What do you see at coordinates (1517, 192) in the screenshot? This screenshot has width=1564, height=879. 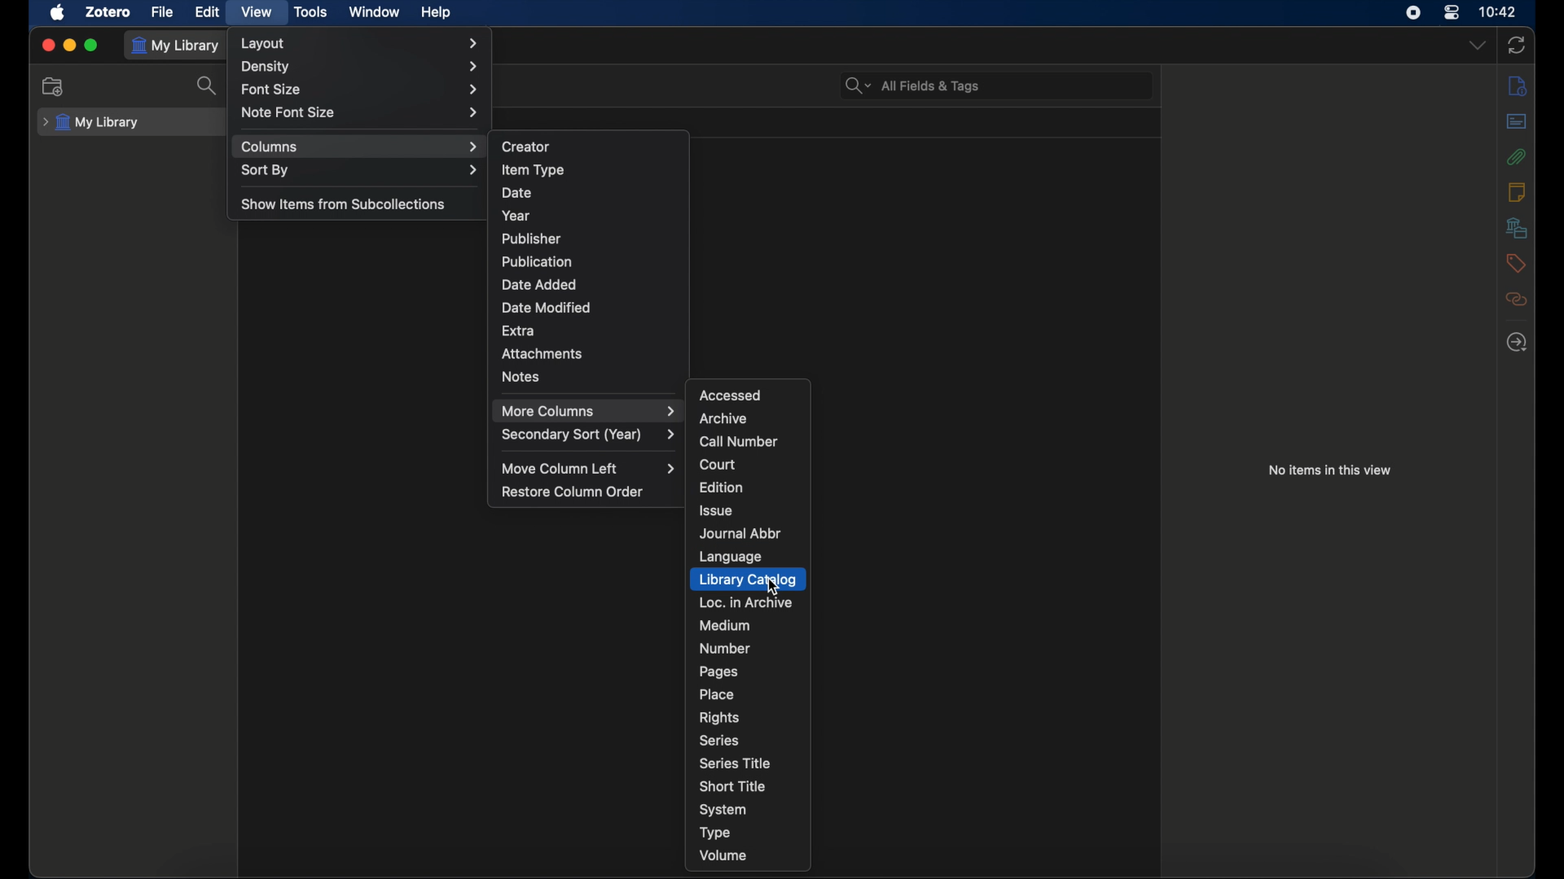 I see `notes` at bounding box center [1517, 192].